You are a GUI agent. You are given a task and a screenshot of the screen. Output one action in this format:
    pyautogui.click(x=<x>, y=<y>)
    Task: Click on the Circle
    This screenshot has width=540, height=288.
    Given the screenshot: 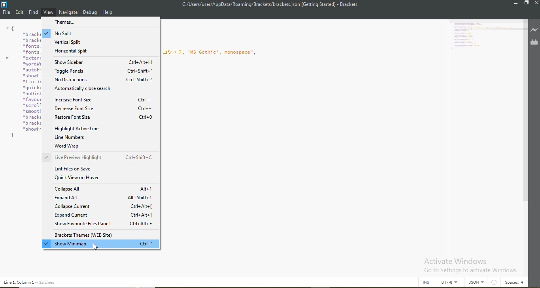 What is the action you would take?
    pyautogui.click(x=495, y=282)
    